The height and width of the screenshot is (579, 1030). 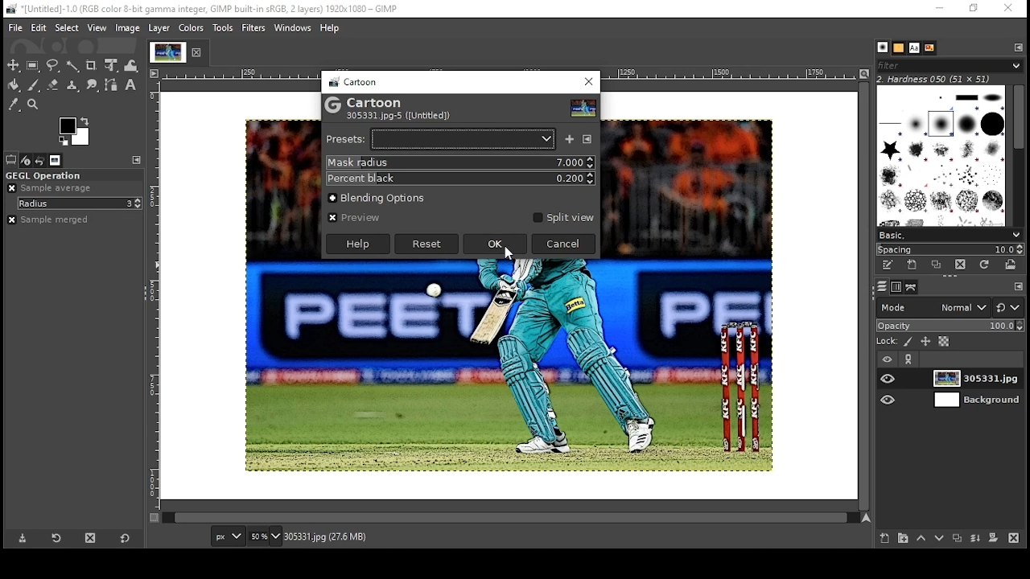 I want to click on edit this brush, so click(x=888, y=265).